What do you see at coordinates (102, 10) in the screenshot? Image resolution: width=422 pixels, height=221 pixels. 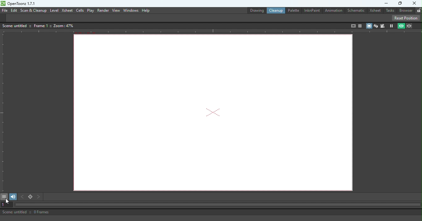 I see `Render` at bounding box center [102, 10].